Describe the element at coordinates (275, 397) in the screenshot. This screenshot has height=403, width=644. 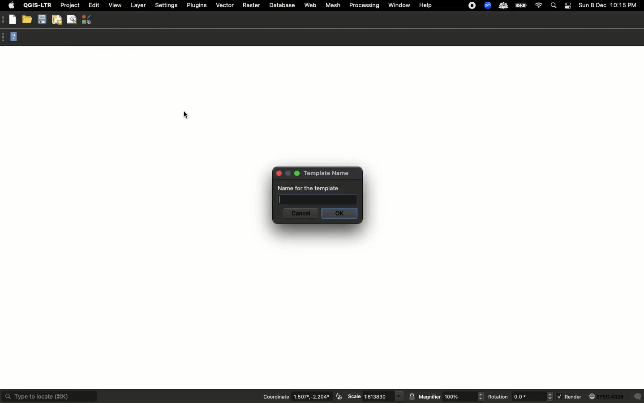
I see `Coordination` at that location.